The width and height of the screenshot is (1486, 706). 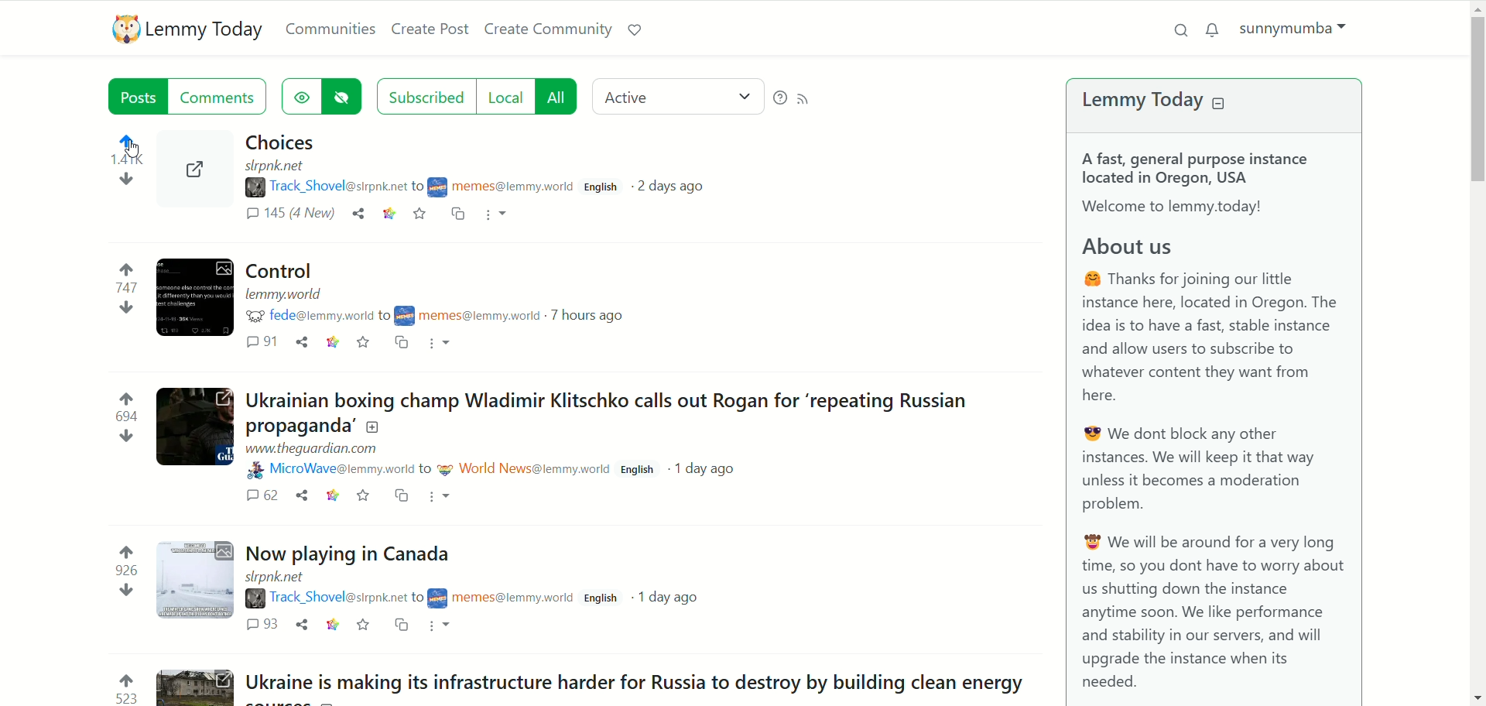 I want to click on posts, so click(x=132, y=95).